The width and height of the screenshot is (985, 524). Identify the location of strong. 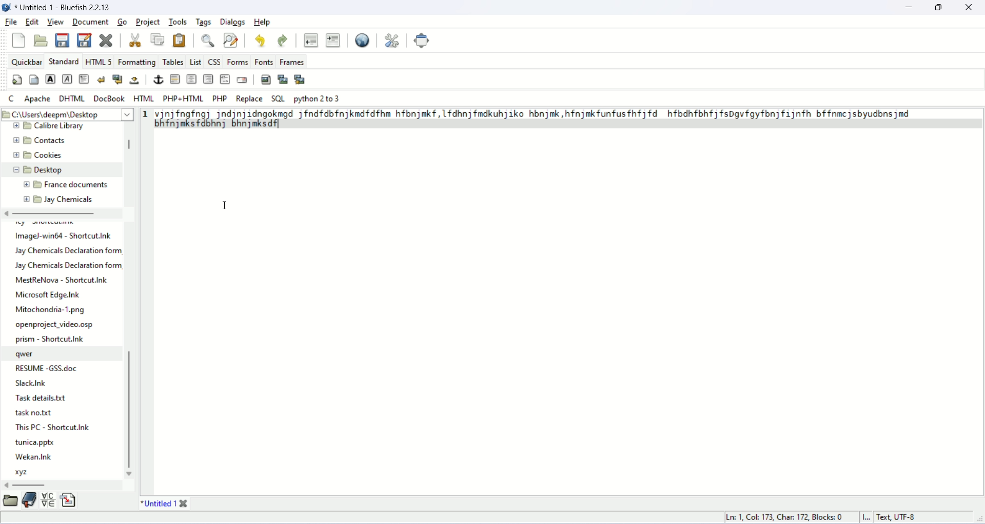
(50, 79).